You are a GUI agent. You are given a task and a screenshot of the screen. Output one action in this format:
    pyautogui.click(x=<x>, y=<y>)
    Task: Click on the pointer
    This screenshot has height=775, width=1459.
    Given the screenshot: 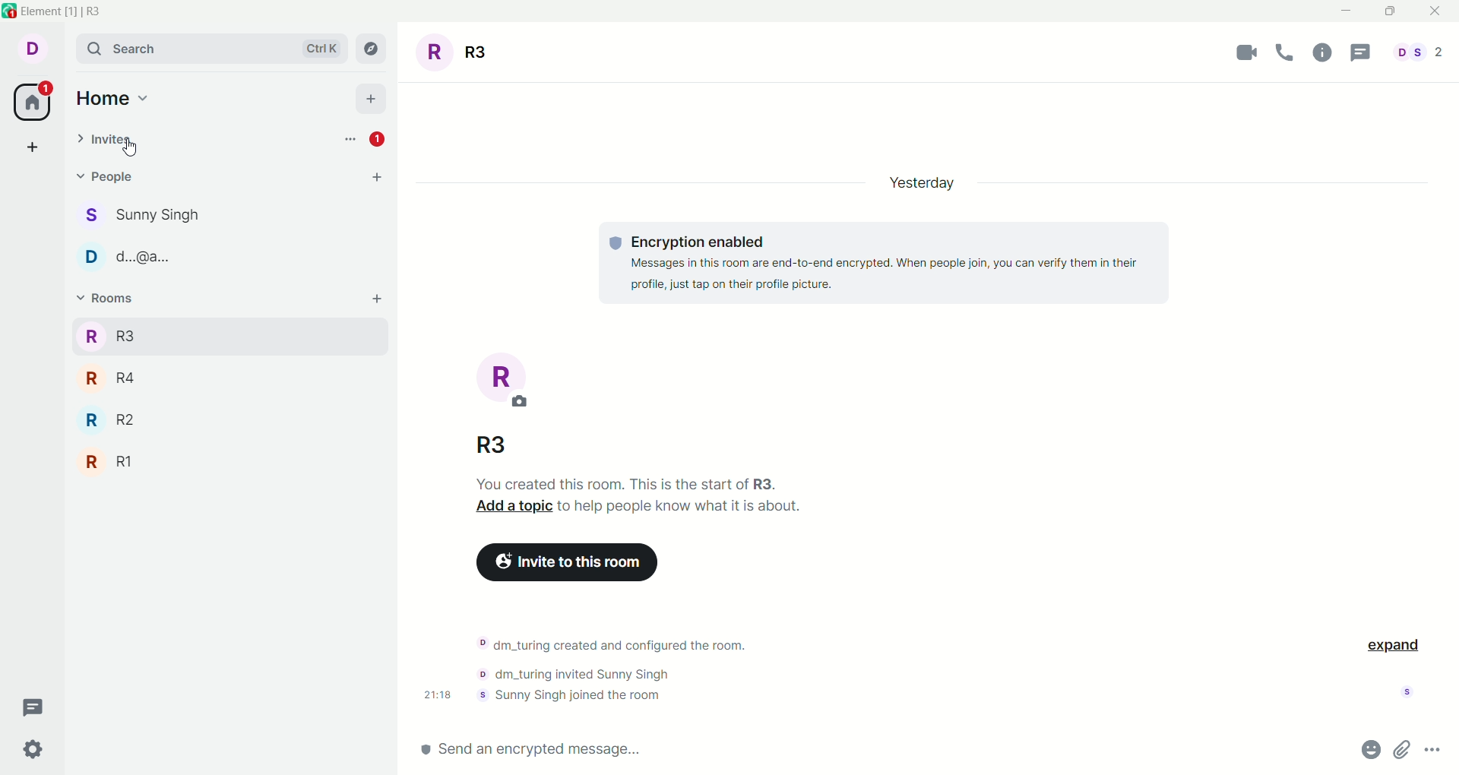 What is the action you would take?
    pyautogui.click(x=129, y=147)
    